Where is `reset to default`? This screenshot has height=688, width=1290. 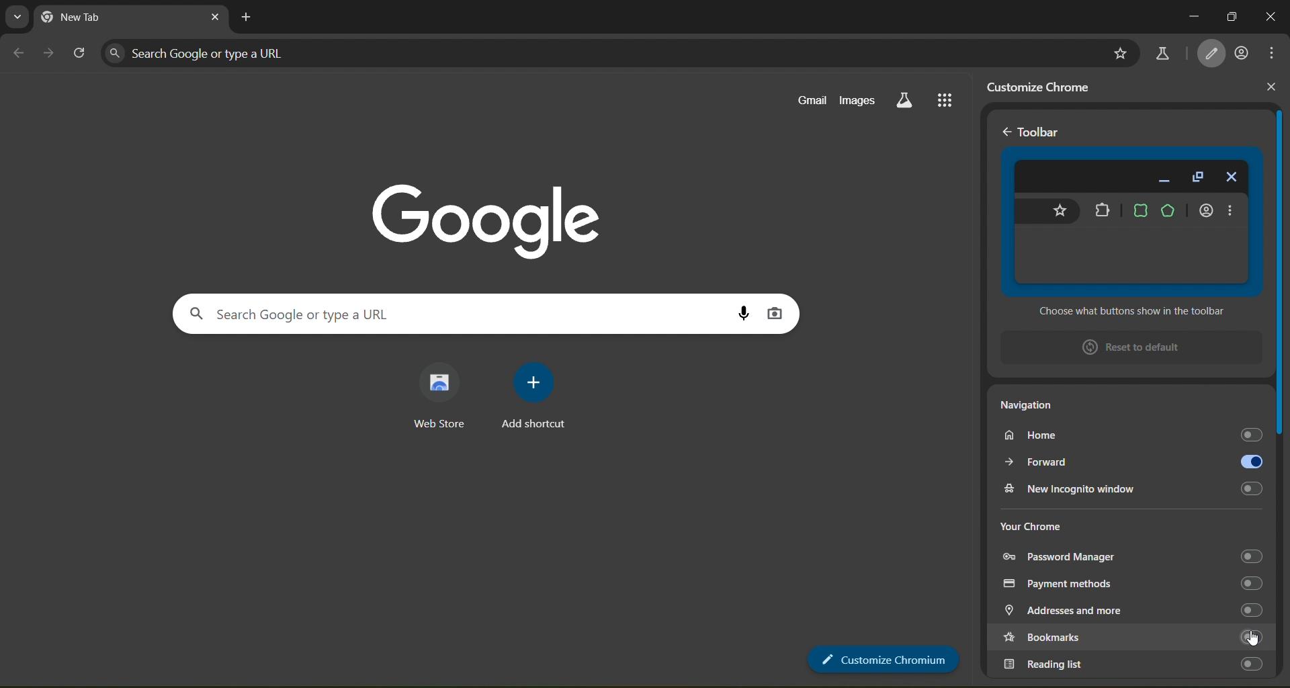 reset to default is located at coordinates (1129, 347).